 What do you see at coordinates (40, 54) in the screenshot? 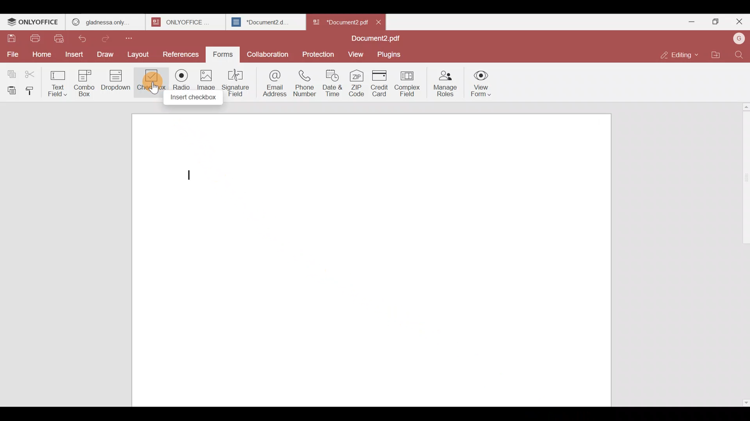
I see `Home` at bounding box center [40, 54].